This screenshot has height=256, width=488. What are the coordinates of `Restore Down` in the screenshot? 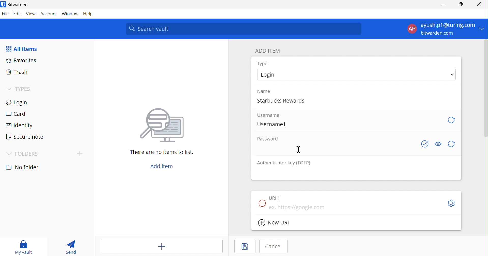 It's located at (461, 4).